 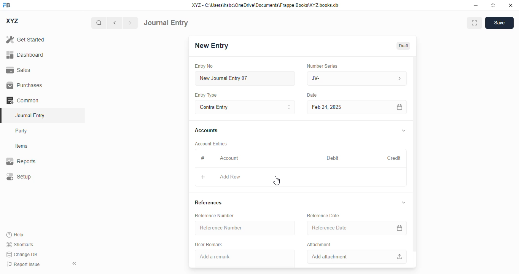 I want to click on reference number, so click(x=215, y=215).